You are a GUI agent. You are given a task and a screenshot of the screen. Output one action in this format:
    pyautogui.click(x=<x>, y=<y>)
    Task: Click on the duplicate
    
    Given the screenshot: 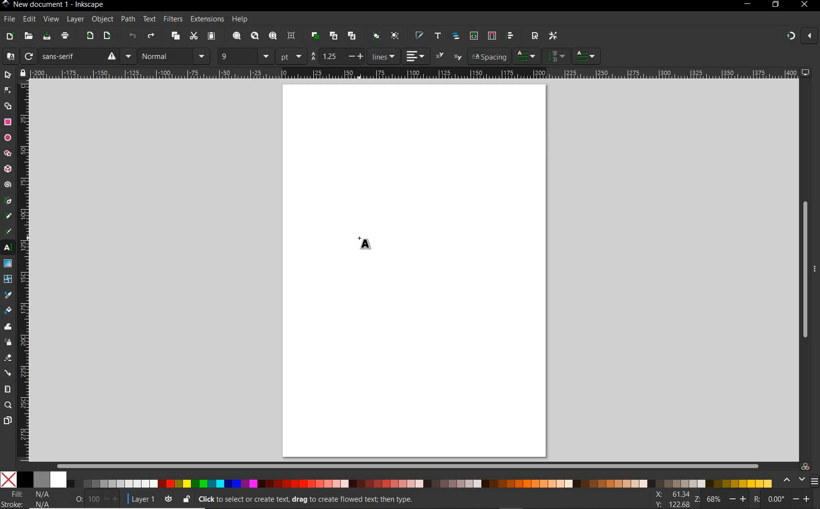 What is the action you would take?
    pyautogui.click(x=315, y=34)
    